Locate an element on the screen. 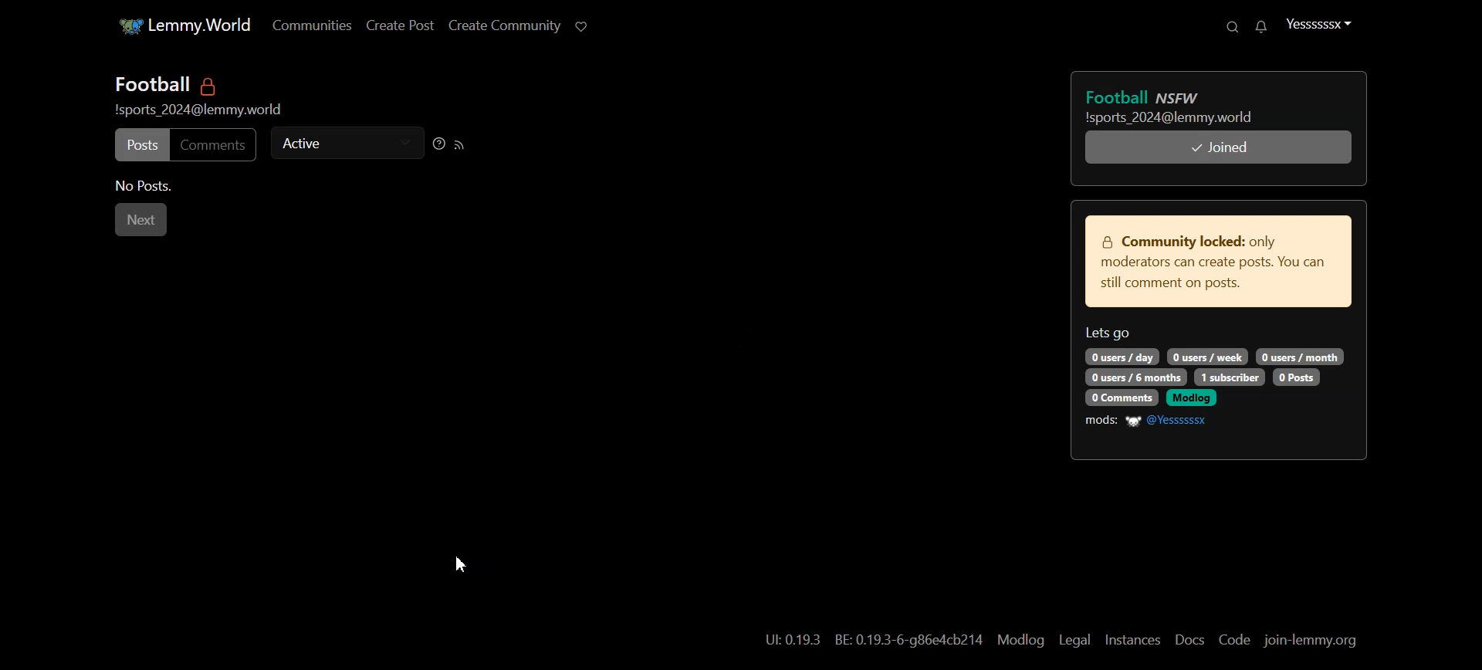  text is located at coordinates (1209, 354).